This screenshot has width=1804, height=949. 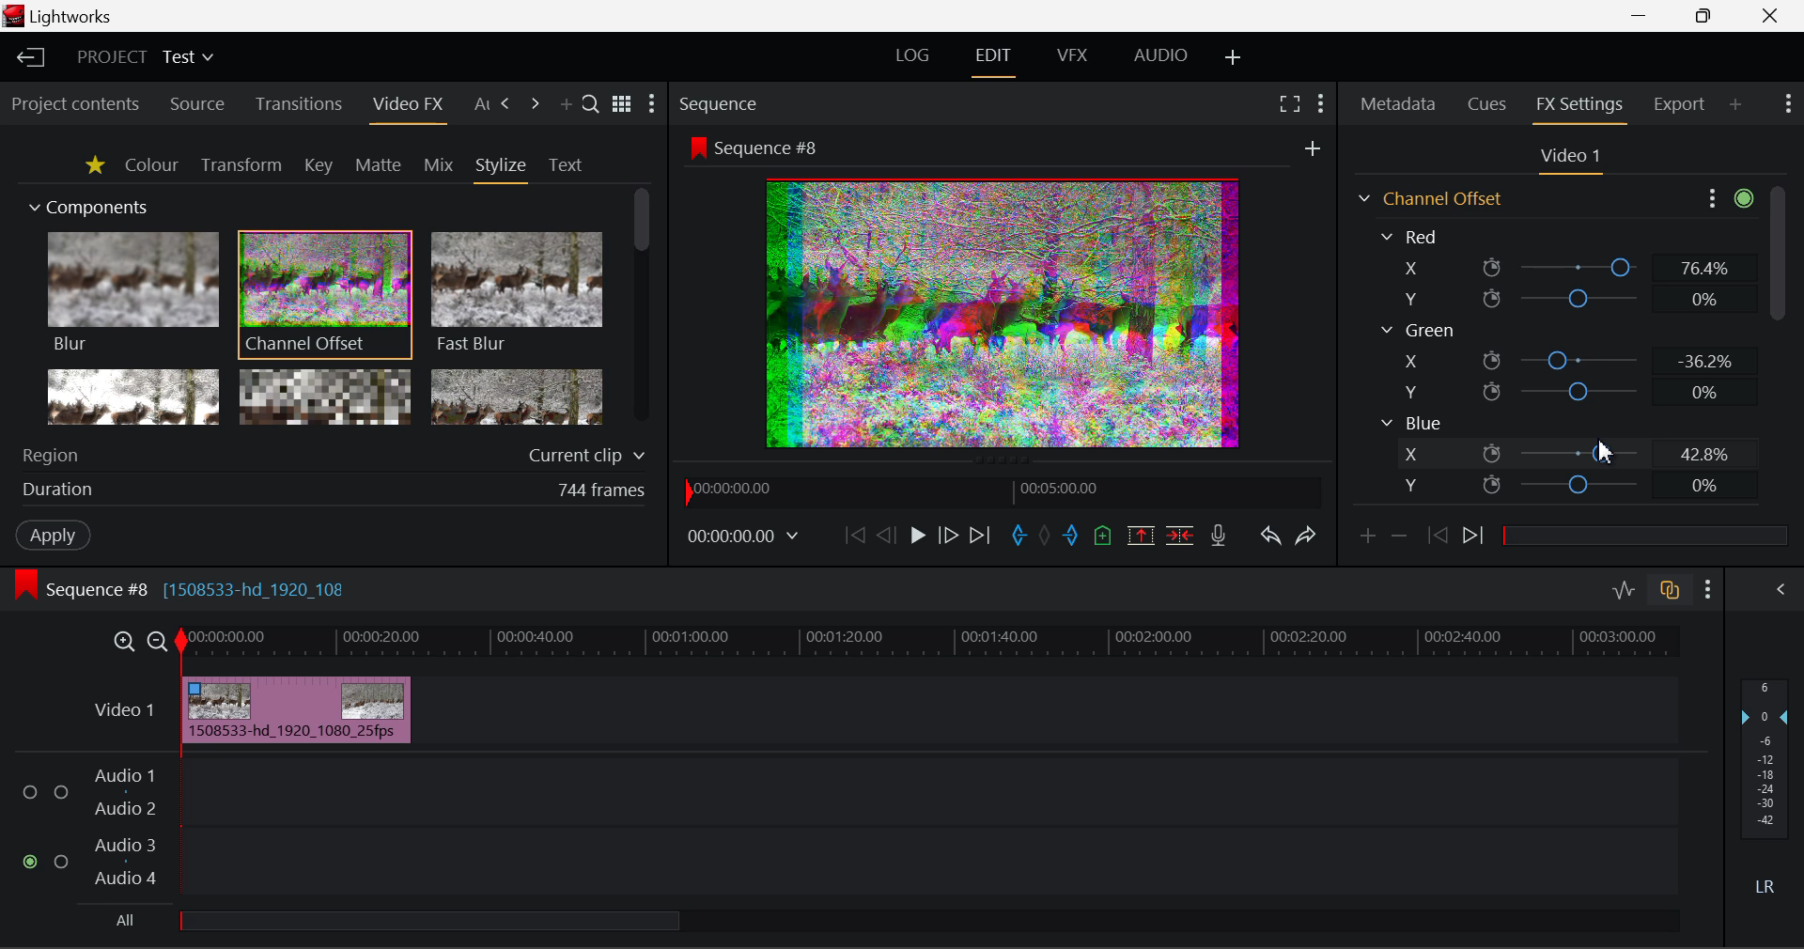 I want to click on Audio Input Field, so click(x=845, y=829).